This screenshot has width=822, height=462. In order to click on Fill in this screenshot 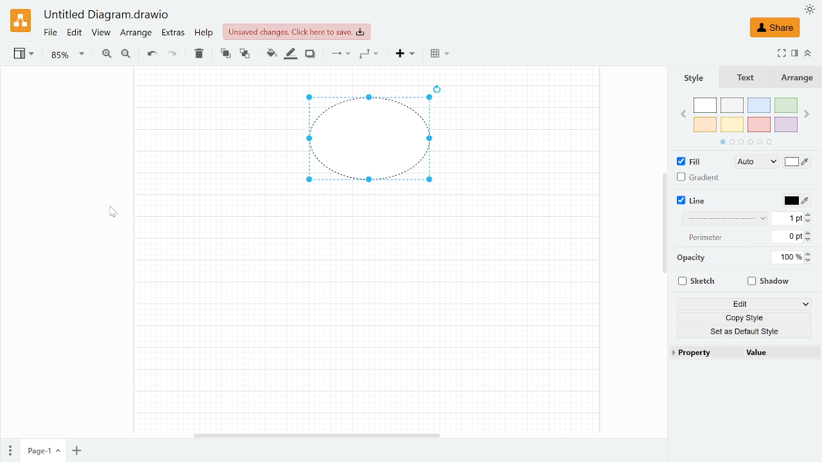, I will do `click(687, 161)`.